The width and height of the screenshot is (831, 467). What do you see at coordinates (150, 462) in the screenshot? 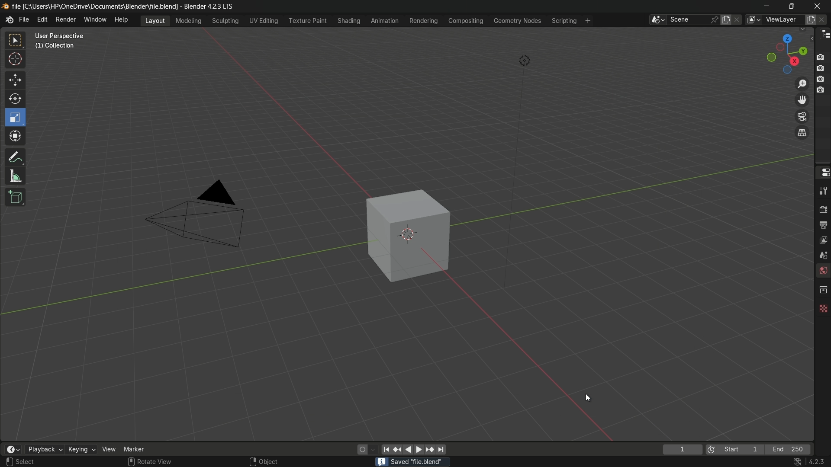
I see `Rotate View` at bounding box center [150, 462].